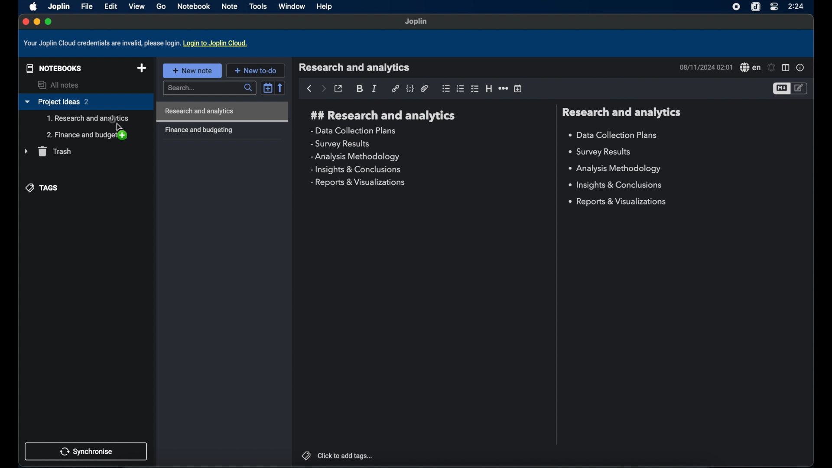  Describe the element at coordinates (489, 89) in the screenshot. I see `heading` at that location.